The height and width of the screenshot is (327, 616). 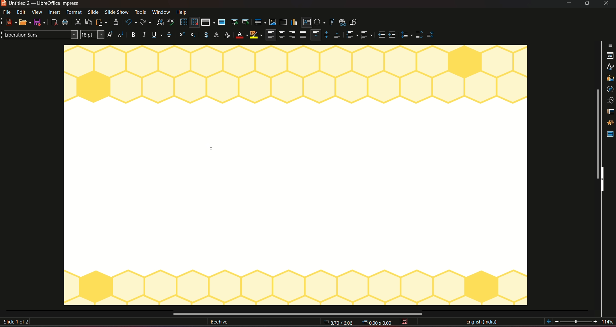 What do you see at coordinates (337, 35) in the screenshot?
I see `Align bottom` at bounding box center [337, 35].